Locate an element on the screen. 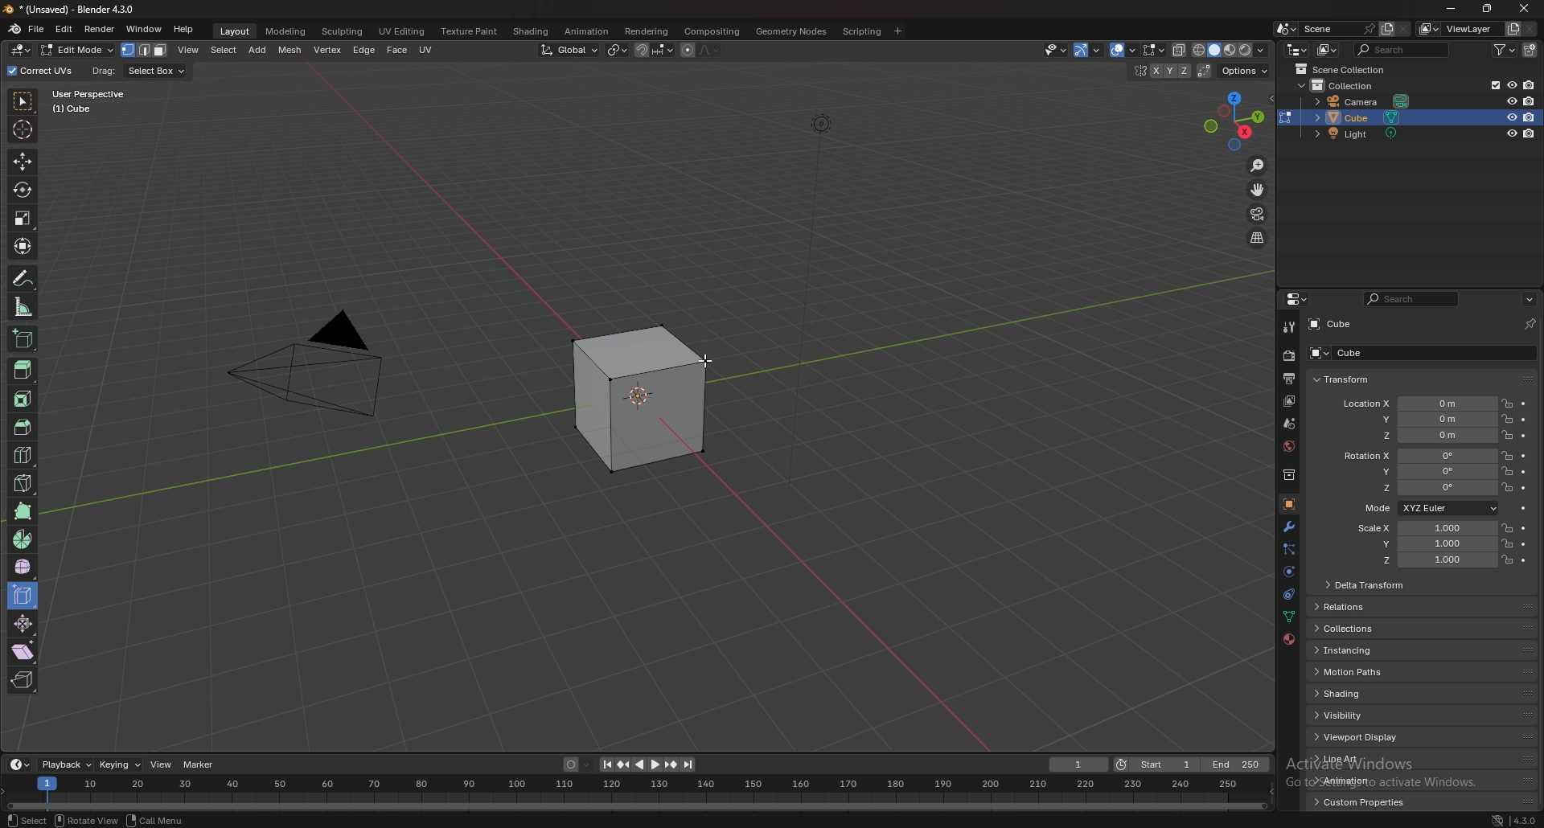  inset faces is located at coordinates (22, 400).